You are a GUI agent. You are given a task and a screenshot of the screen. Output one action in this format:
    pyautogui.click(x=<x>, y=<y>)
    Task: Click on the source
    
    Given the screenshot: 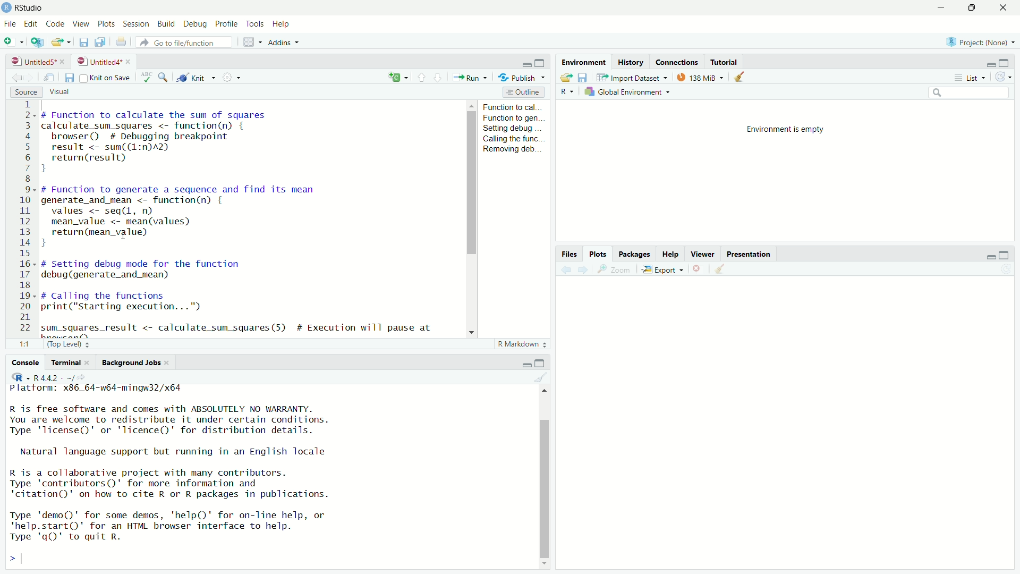 What is the action you would take?
    pyautogui.click(x=25, y=92)
    